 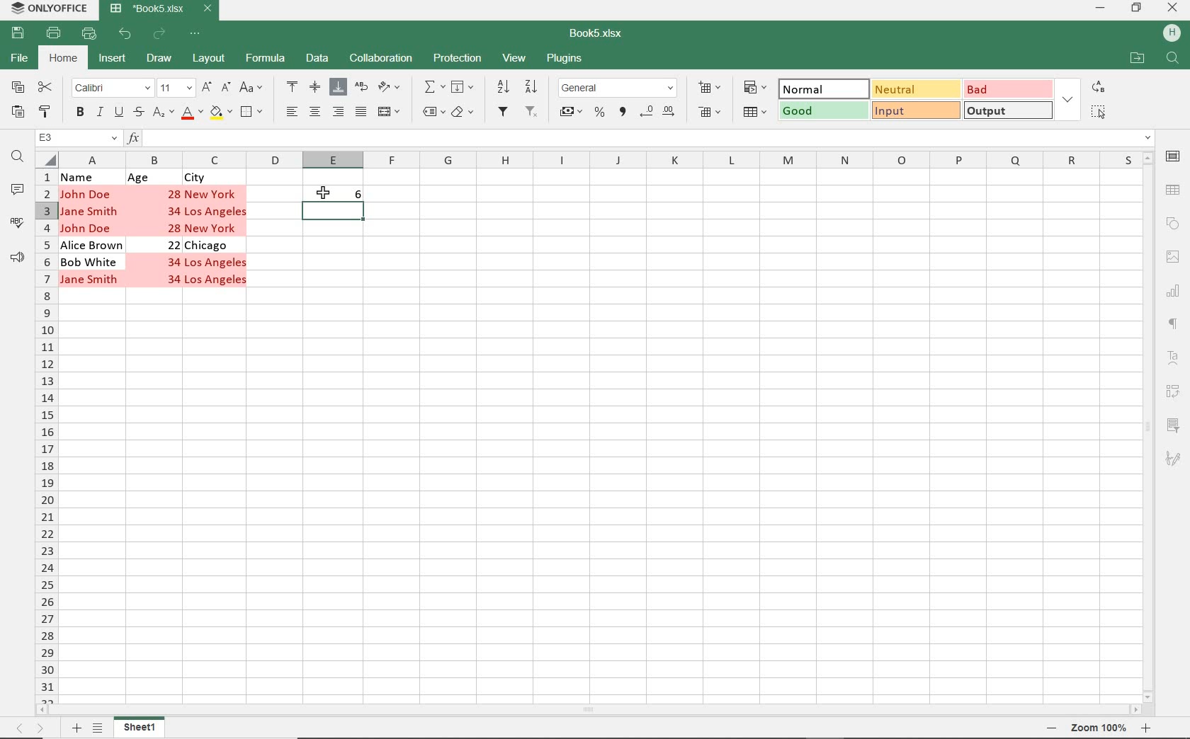 I want to click on ALIGN LEFT, so click(x=293, y=113).